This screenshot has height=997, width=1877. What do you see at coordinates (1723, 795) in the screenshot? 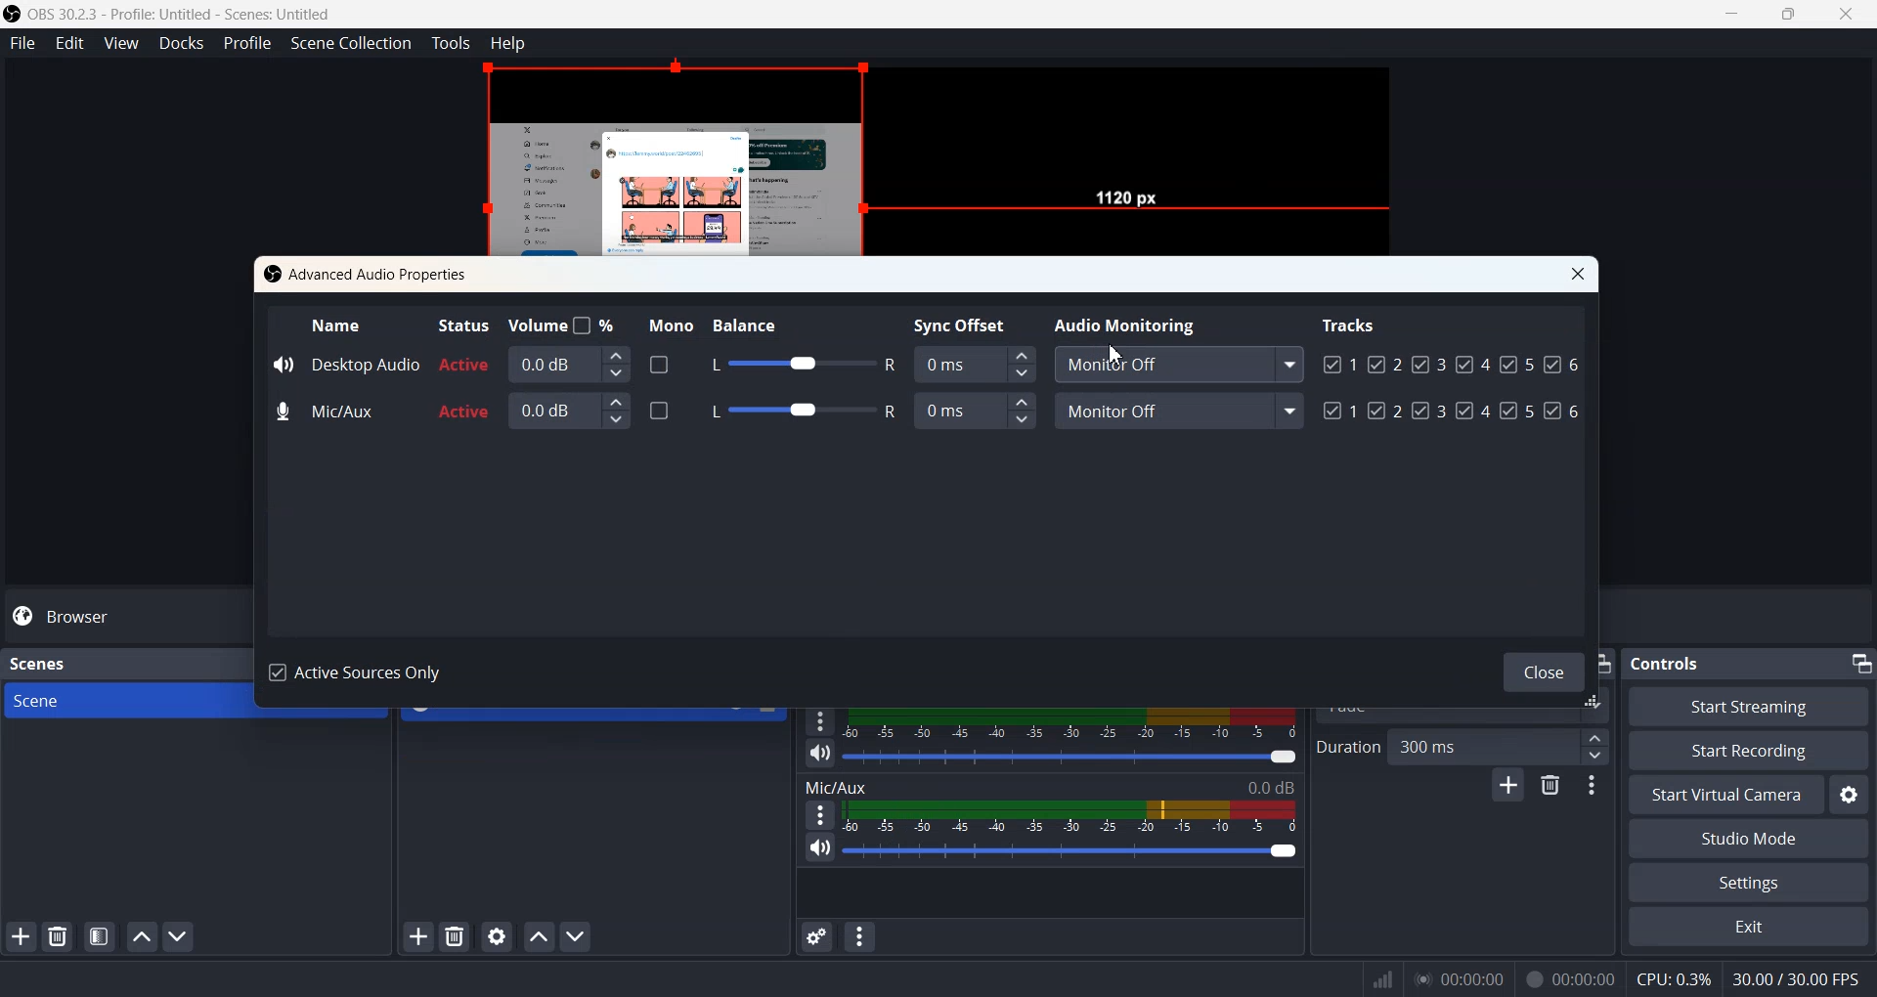
I see `Start Virtual Camera` at bounding box center [1723, 795].